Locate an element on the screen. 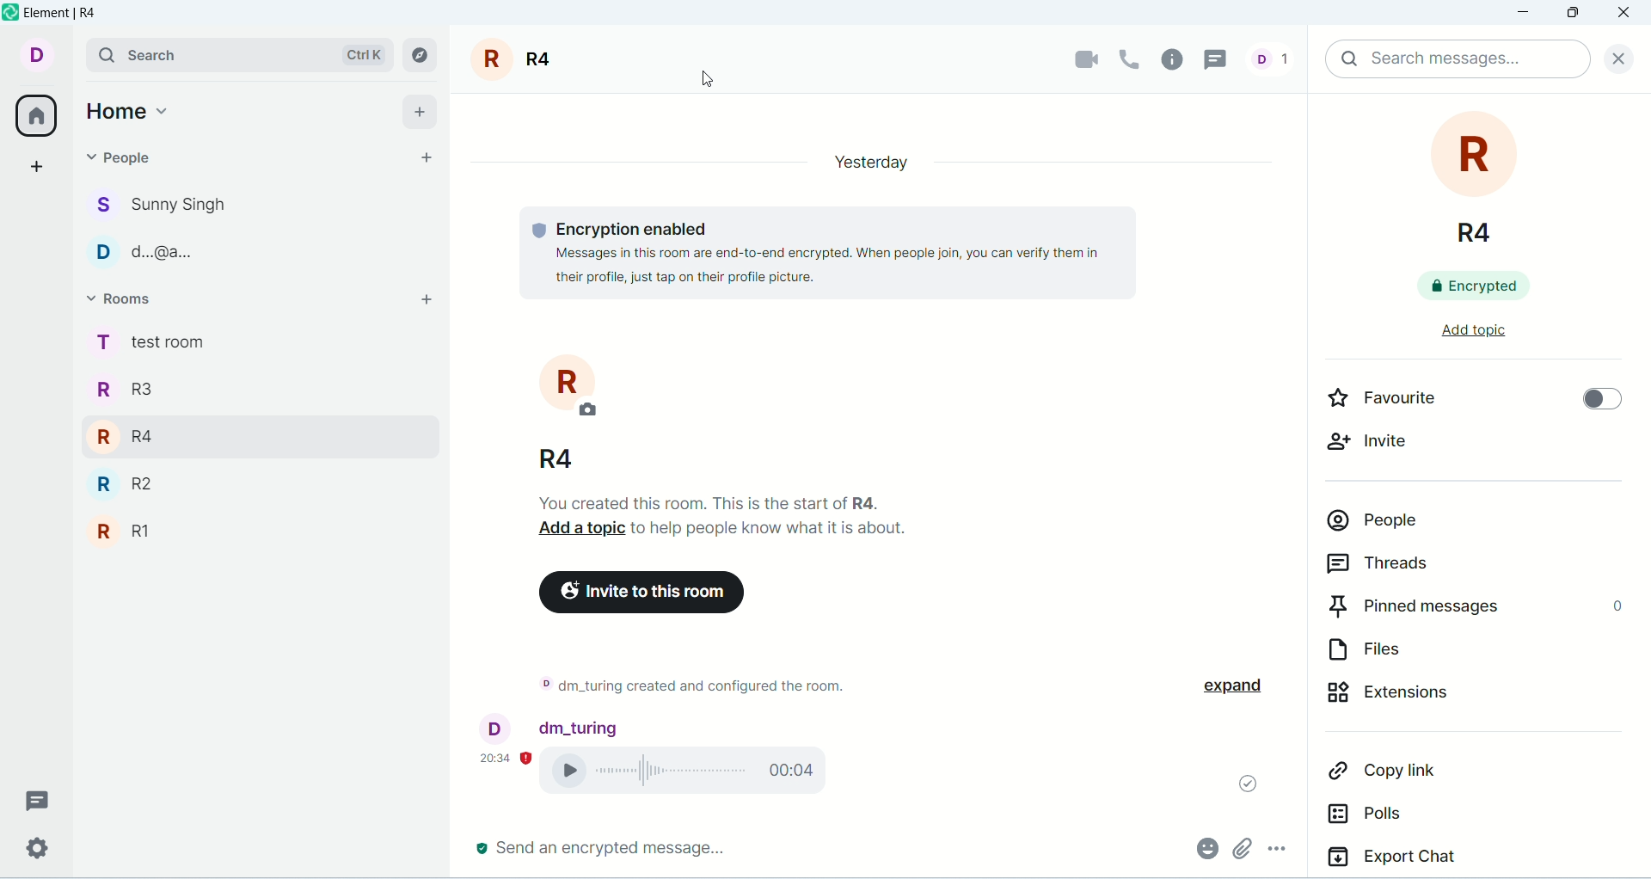 This screenshot has width=1651, height=879. extensions is located at coordinates (1449, 702).